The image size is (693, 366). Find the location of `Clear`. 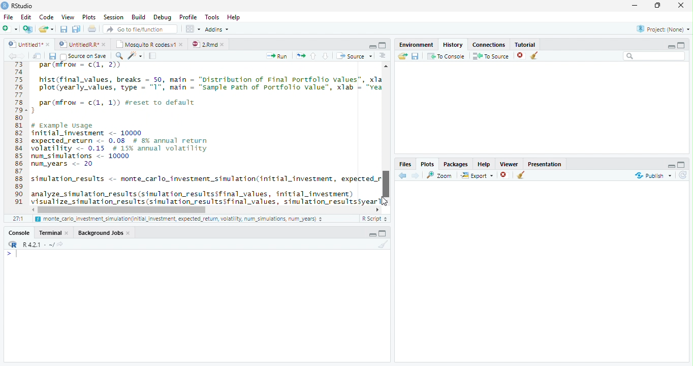

Clear is located at coordinates (521, 176).